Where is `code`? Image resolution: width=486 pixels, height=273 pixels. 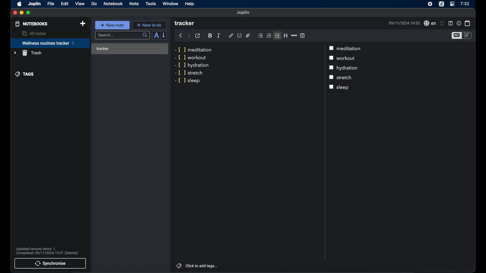
code is located at coordinates (239, 36).